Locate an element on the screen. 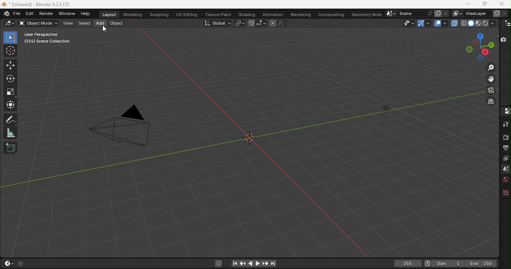 The width and height of the screenshot is (511, 269). Selectability and visibility is located at coordinates (408, 23).